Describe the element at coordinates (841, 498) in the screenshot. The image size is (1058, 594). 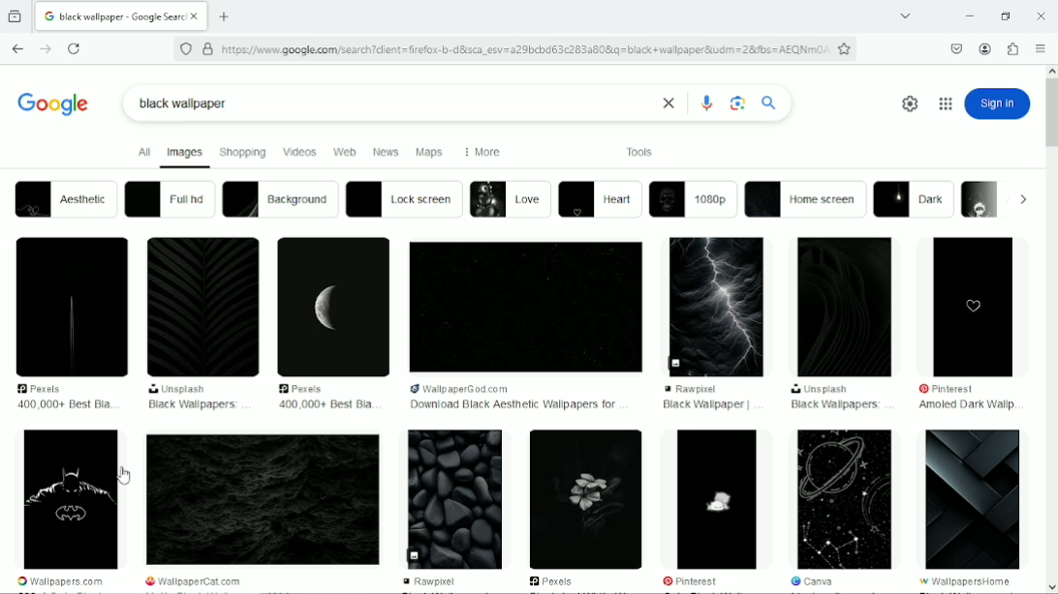
I see `black wallpaper image` at that location.